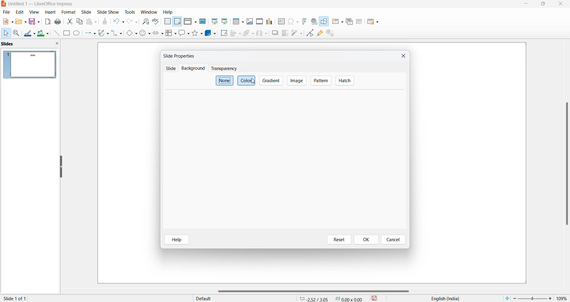  I want to click on spellings, so click(156, 22).